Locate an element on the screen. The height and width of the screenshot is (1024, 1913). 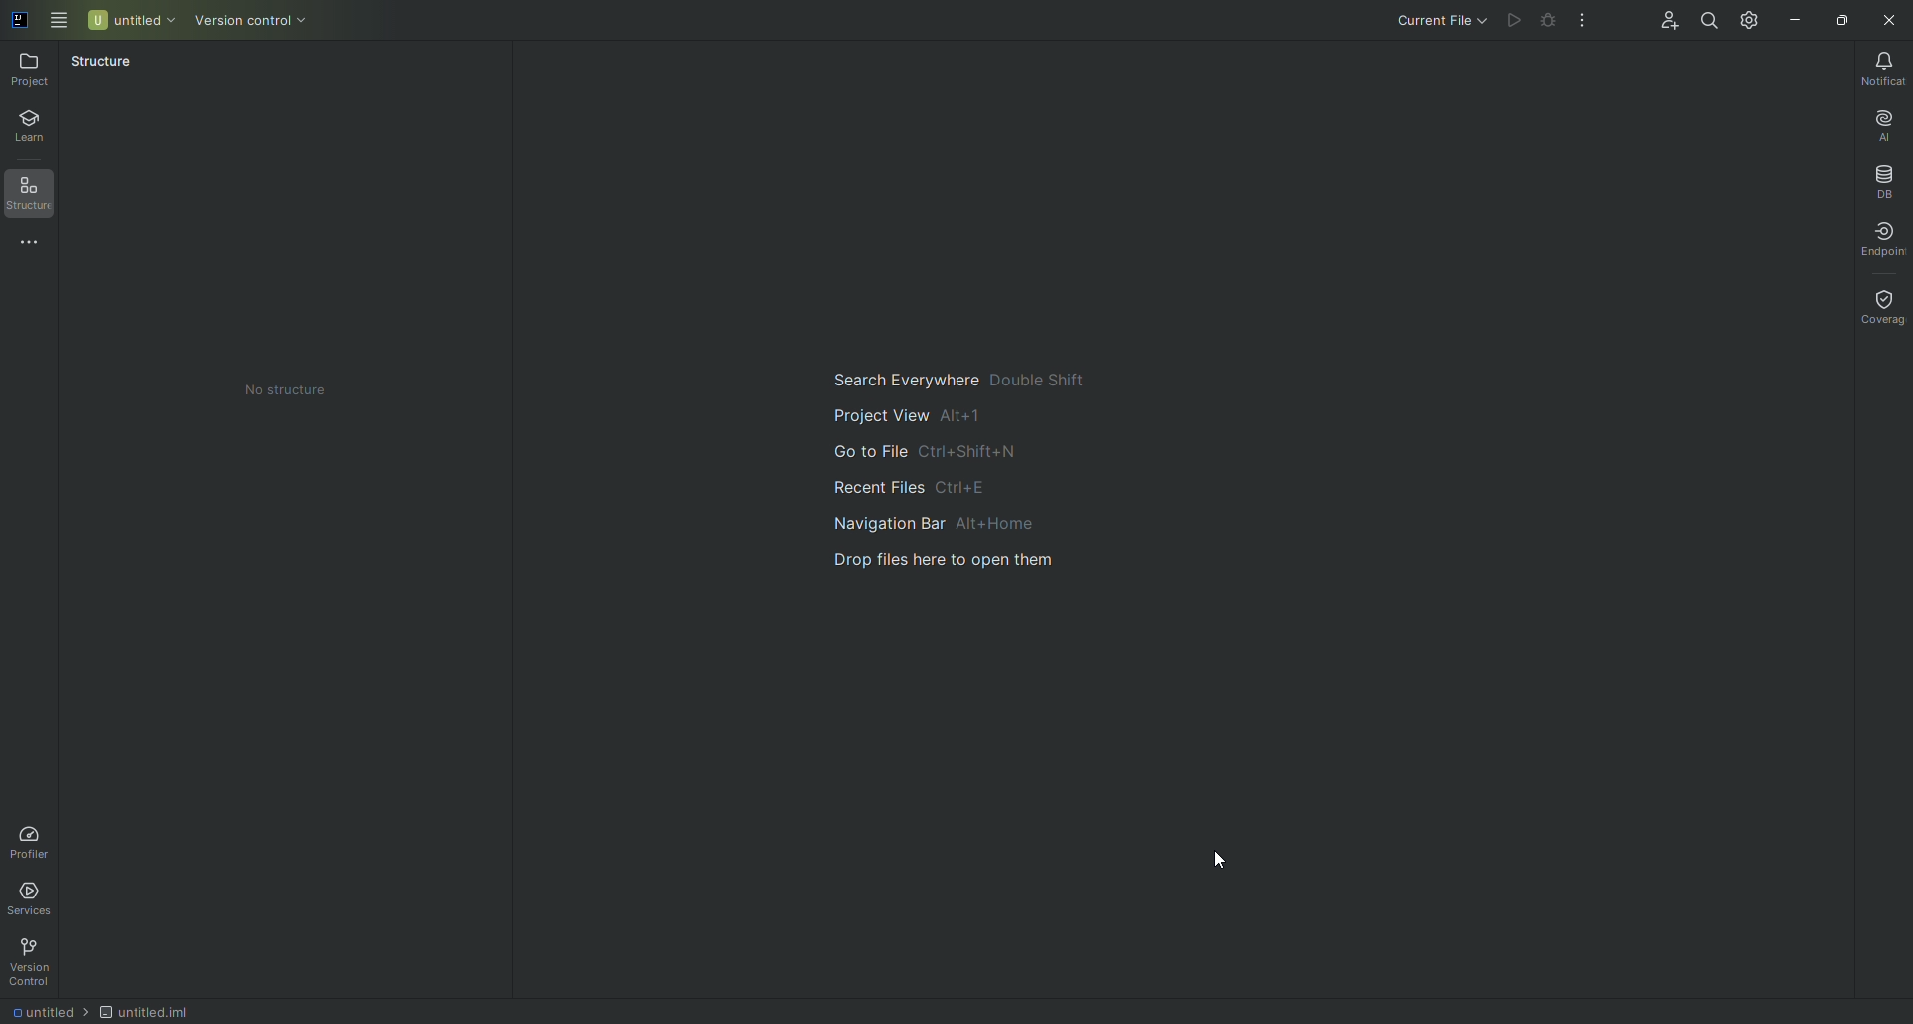
Go to file is located at coordinates (921, 453).